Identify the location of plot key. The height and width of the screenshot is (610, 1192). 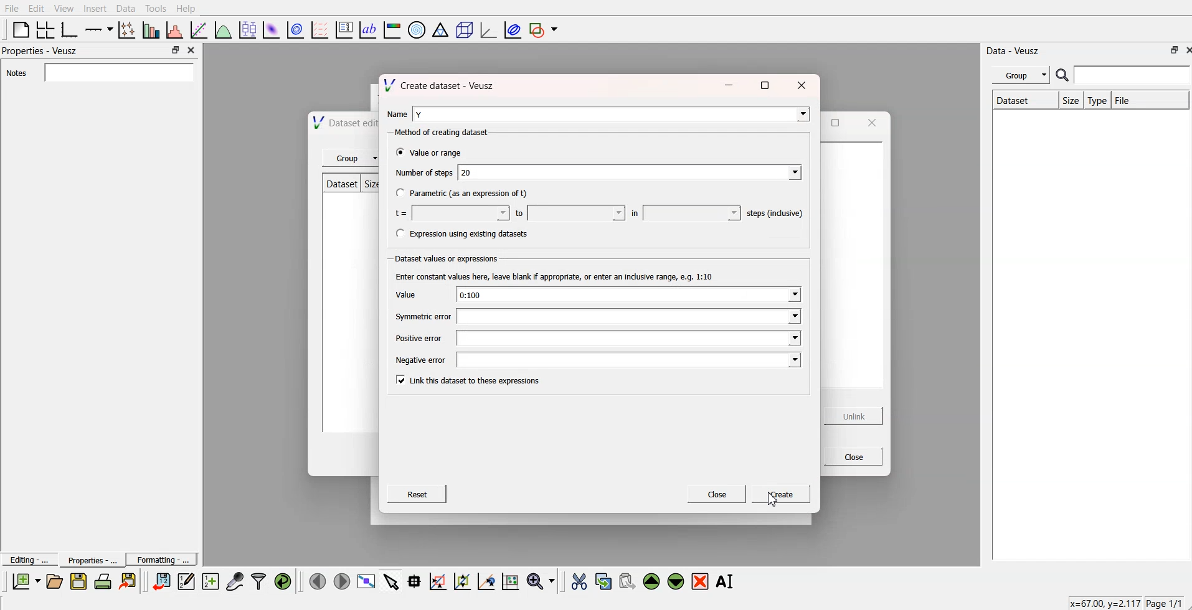
(344, 29).